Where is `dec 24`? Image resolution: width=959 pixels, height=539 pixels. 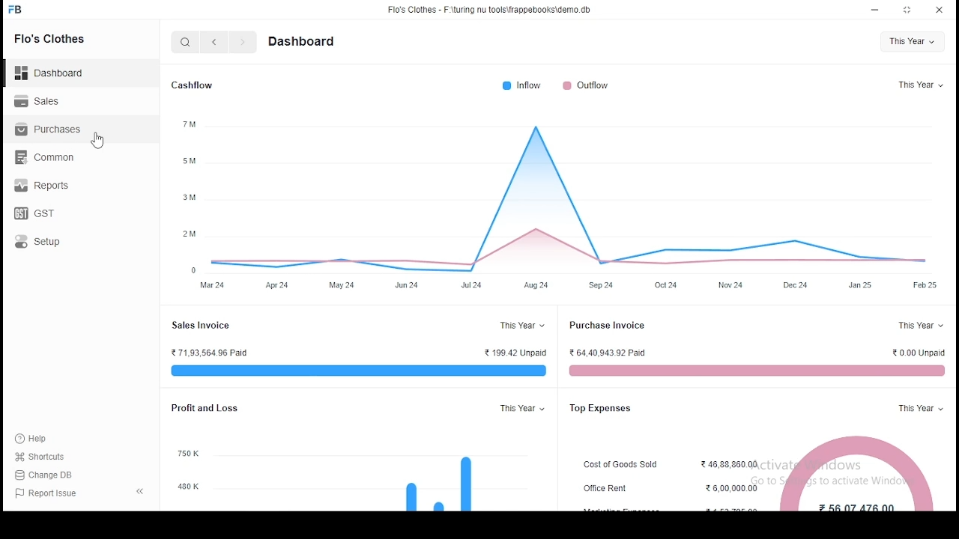 dec 24 is located at coordinates (794, 287).